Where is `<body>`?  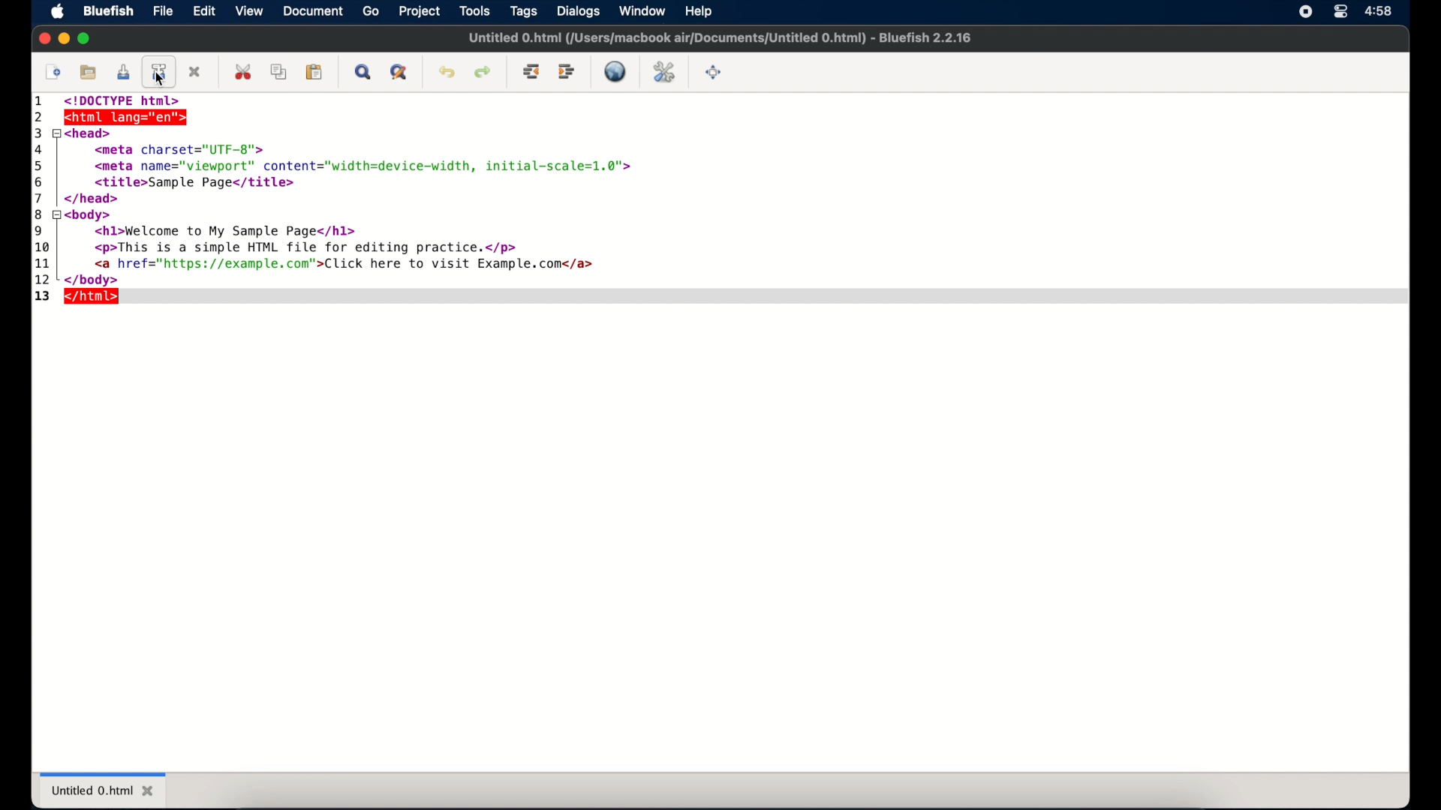
<body> is located at coordinates (89, 214).